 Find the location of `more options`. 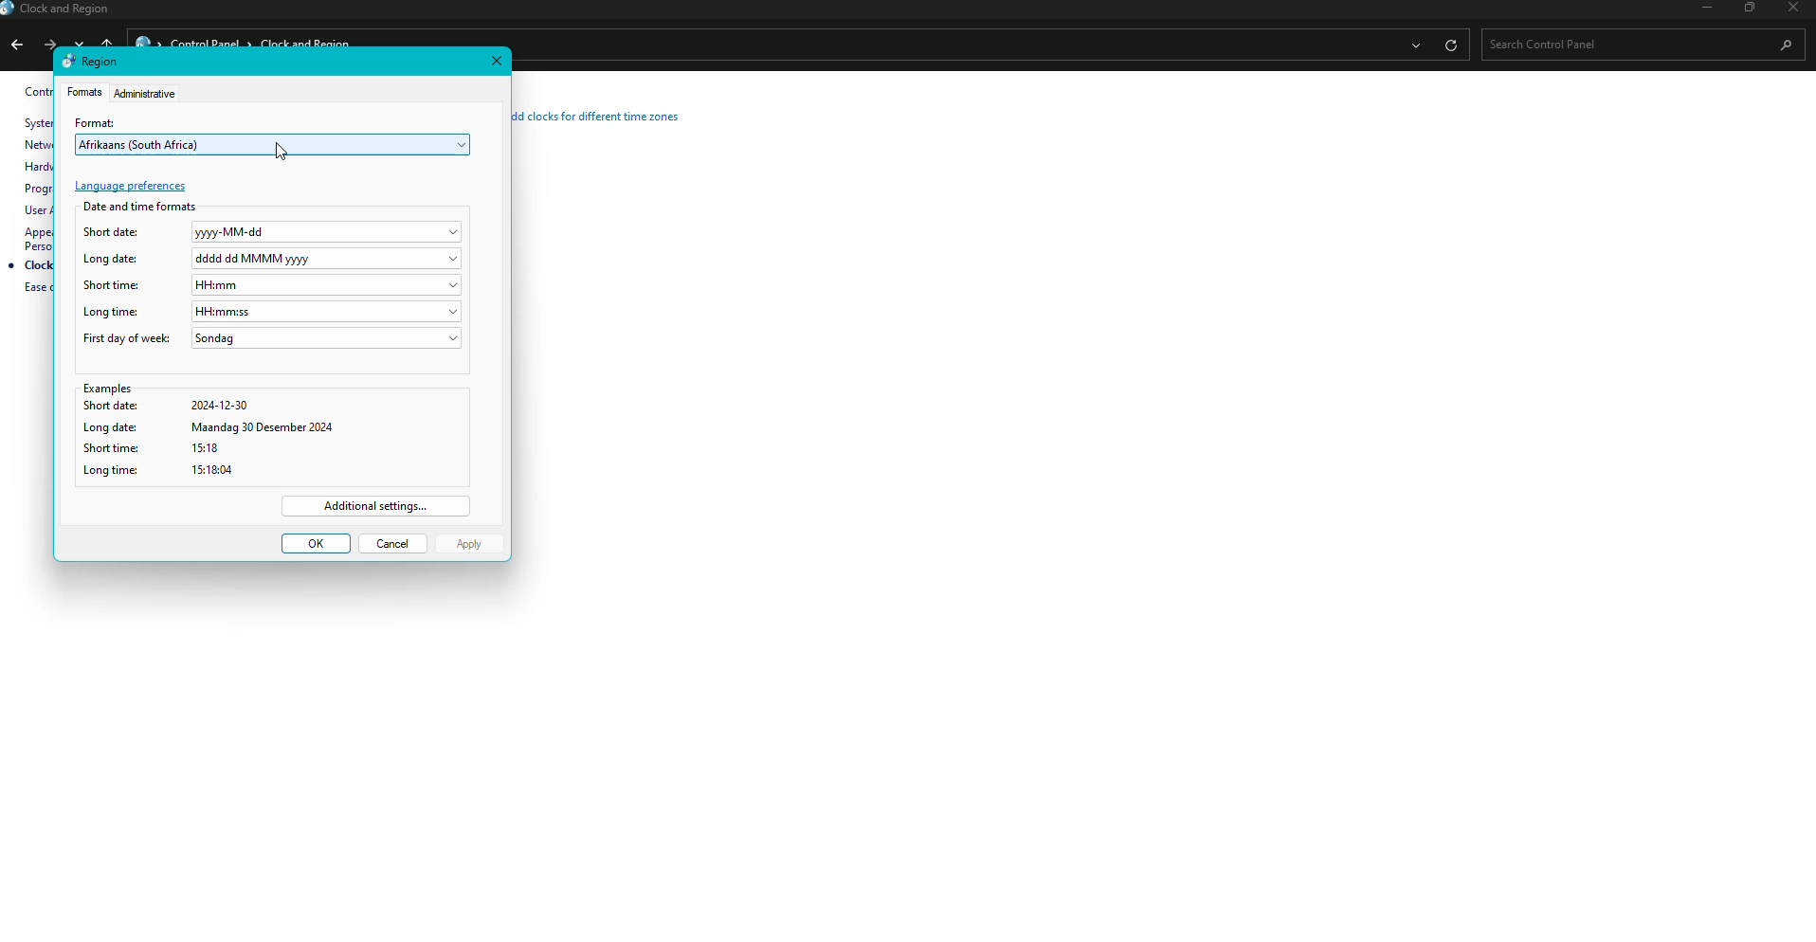

more options is located at coordinates (1413, 46).